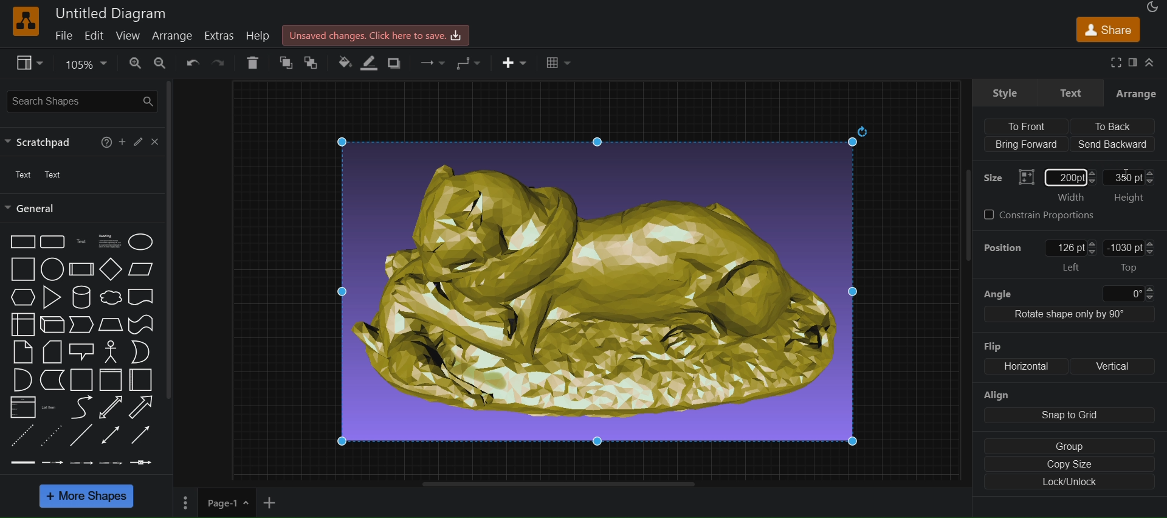 The height and width of the screenshot is (518, 1167). What do you see at coordinates (399, 63) in the screenshot?
I see `shadow` at bounding box center [399, 63].